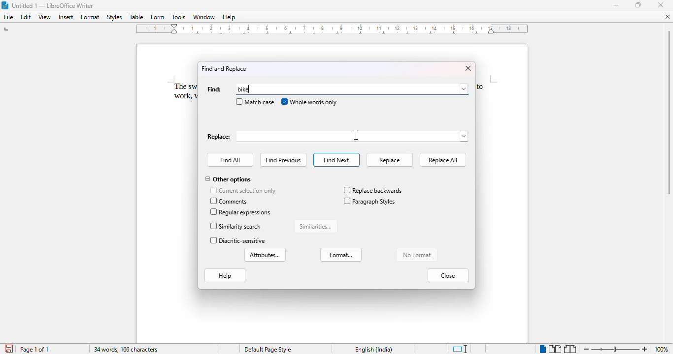 Image resolution: width=673 pixels, height=354 pixels. Describe the element at coordinates (447, 275) in the screenshot. I see `close` at that location.